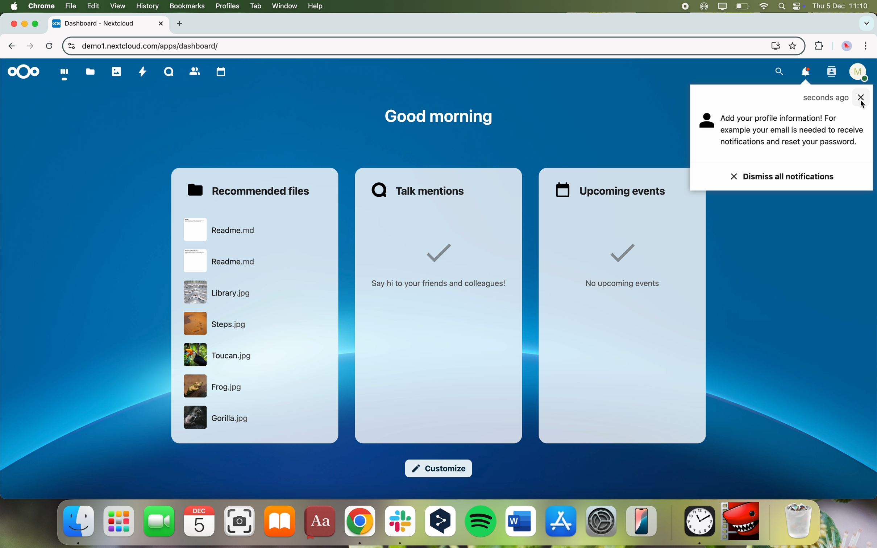 The width and height of the screenshot is (877, 548). Describe the element at coordinates (764, 6) in the screenshot. I see `wifi` at that location.